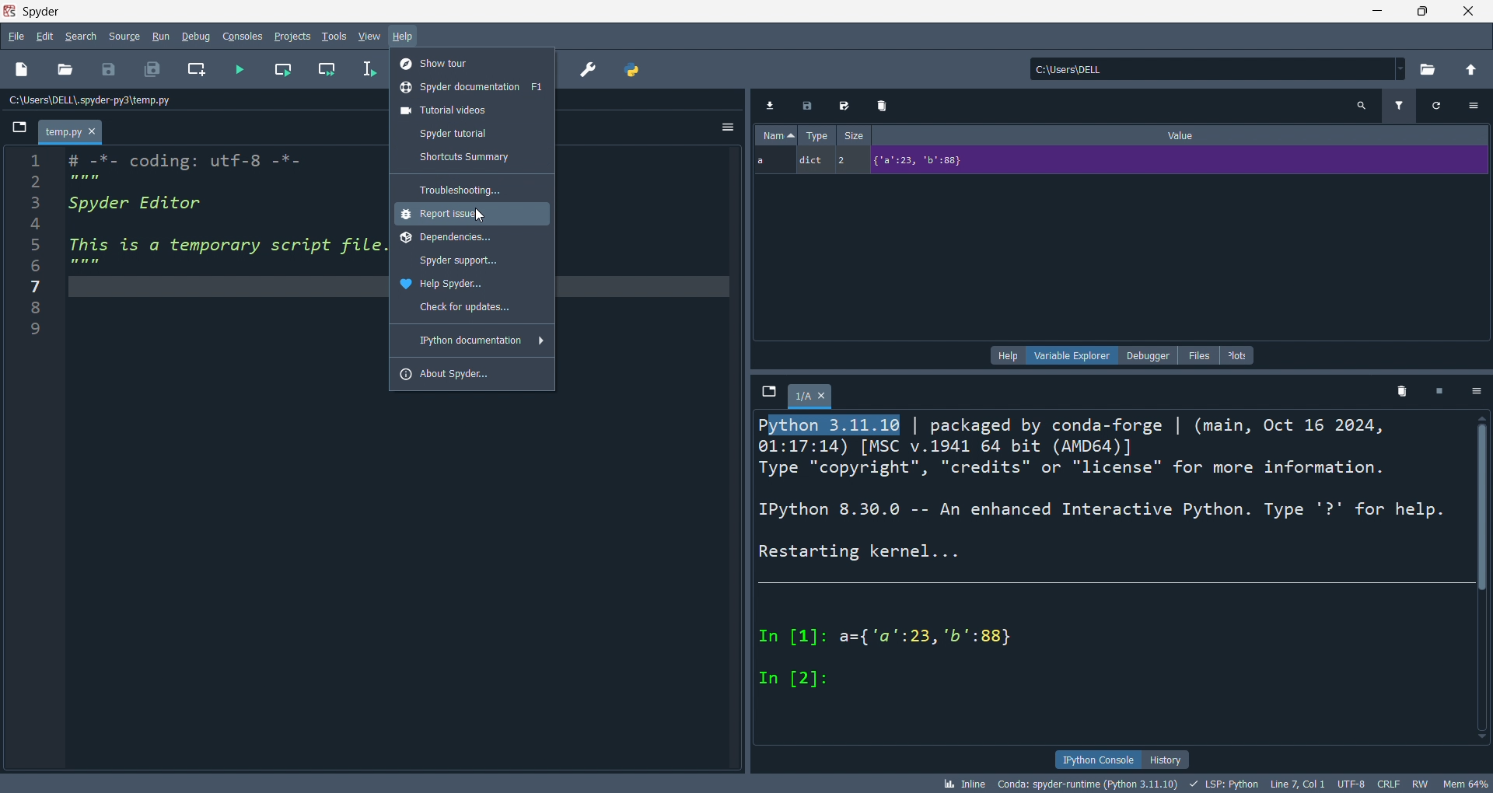 Image resolution: width=1493 pixels, height=793 pixels. Describe the element at coordinates (243, 72) in the screenshot. I see `run file` at that location.